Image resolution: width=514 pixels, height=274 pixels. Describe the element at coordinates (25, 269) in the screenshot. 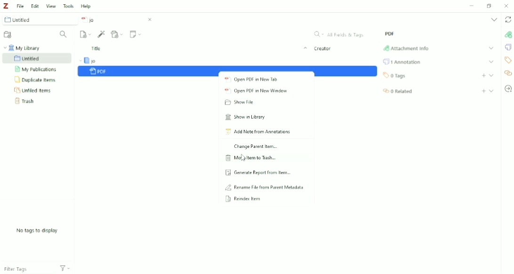

I see `Filter Tags` at that location.